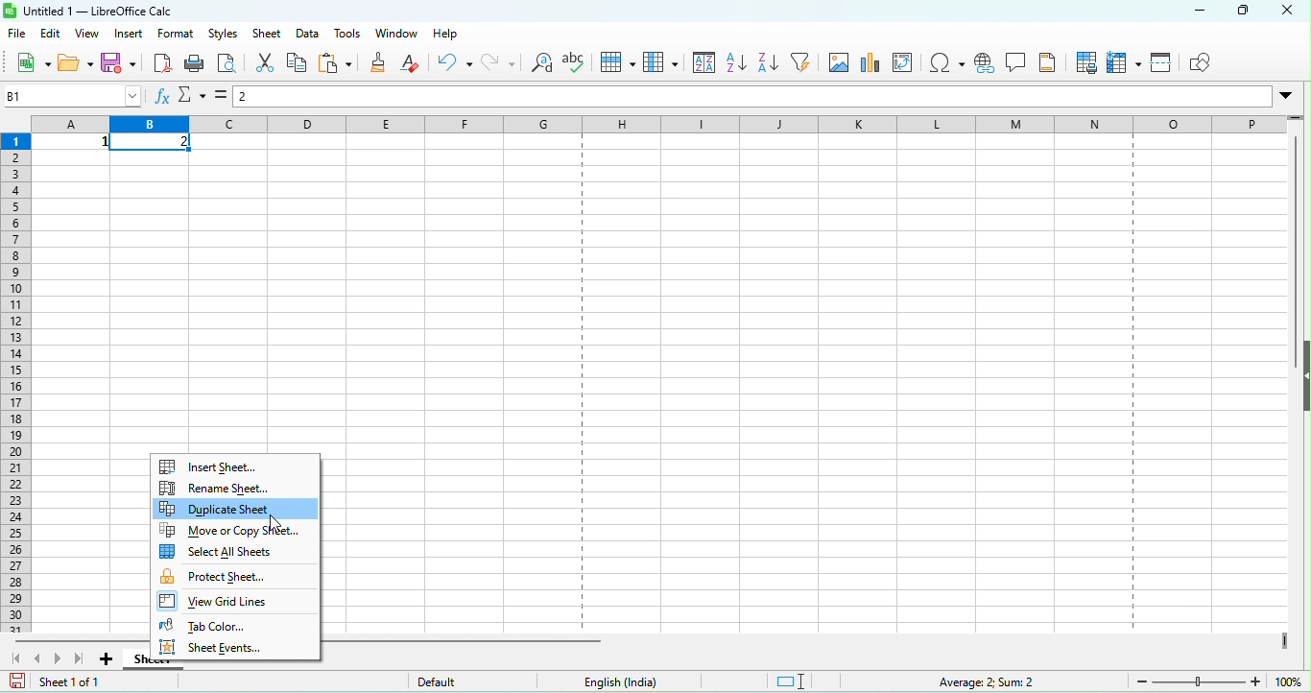 This screenshot has height=693, width=1311. What do you see at coordinates (466, 640) in the screenshot?
I see `horizontal scroll bar` at bounding box center [466, 640].